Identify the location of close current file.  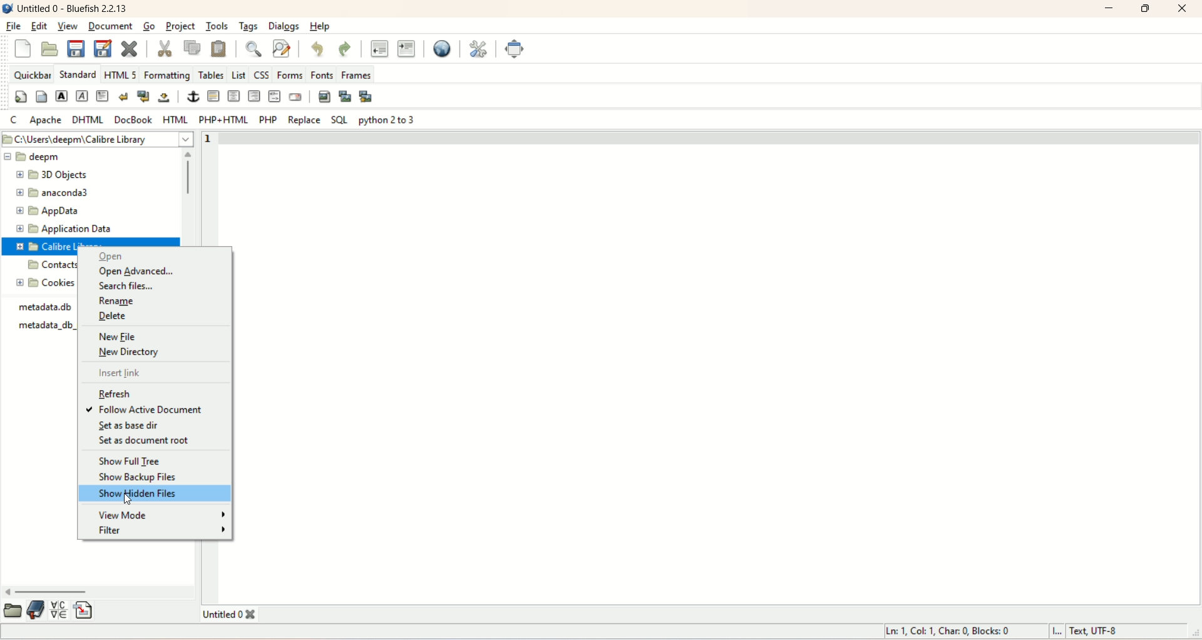
(128, 47).